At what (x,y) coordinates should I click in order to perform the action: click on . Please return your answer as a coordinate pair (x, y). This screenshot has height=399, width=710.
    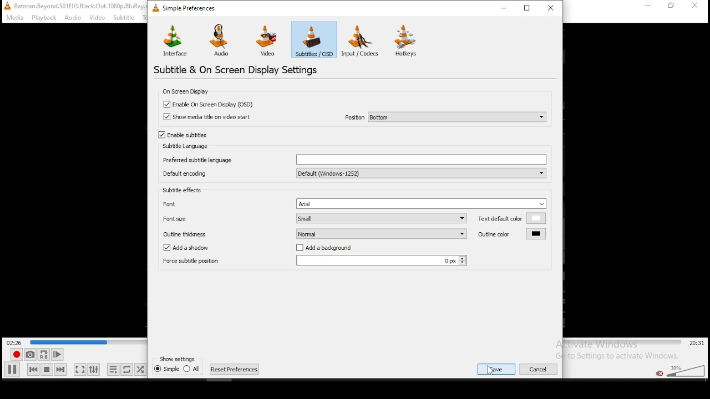
    Looking at the image, I should click on (66, 340).